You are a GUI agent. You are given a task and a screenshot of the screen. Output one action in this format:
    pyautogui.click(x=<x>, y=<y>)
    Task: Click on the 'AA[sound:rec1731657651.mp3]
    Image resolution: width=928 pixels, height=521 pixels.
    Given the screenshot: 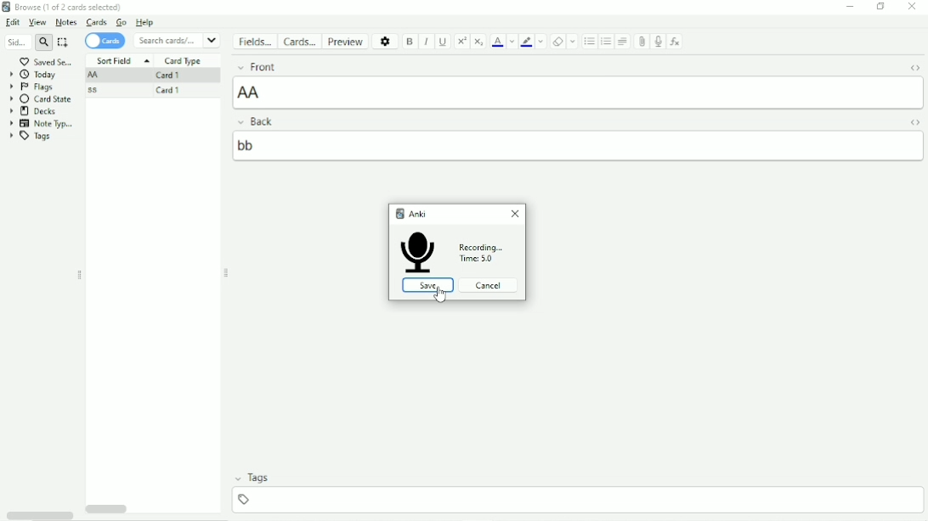 What is the action you would take?
    pyautogui.click(x=578, y=93)
    